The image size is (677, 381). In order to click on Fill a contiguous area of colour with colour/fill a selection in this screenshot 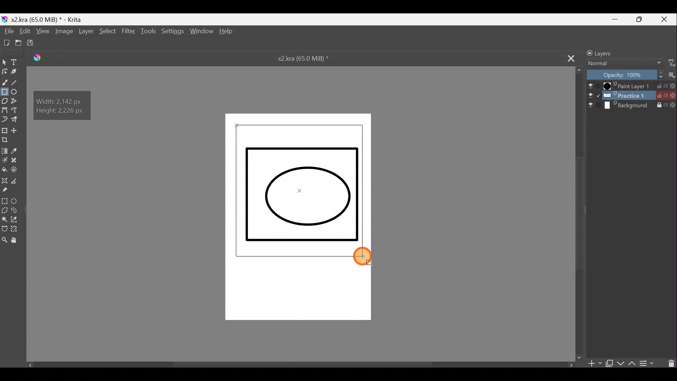, I will do `click(5, 169)`.